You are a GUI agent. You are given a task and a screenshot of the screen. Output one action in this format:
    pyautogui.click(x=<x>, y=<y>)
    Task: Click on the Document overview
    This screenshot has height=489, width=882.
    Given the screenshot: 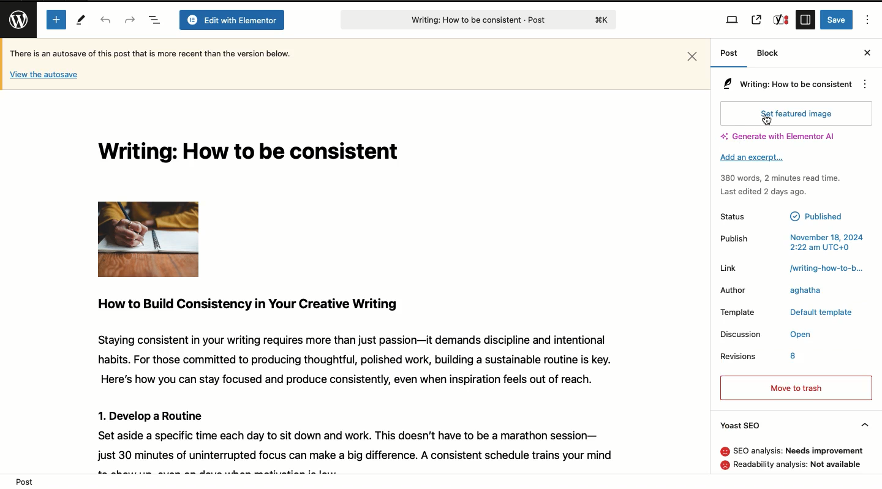 What is the action you would take?
    pyautogui.click(x=155, y=21)
    